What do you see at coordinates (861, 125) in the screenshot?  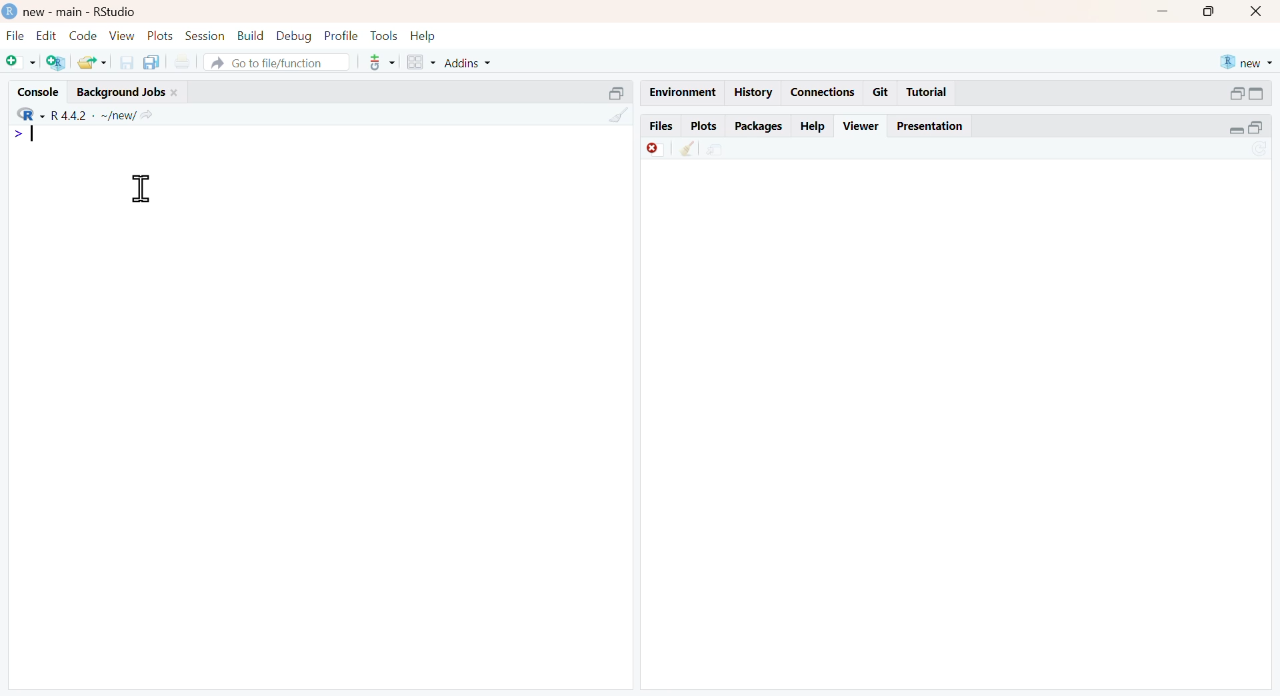 I see `Viewer` at bounding box center [861, 125].